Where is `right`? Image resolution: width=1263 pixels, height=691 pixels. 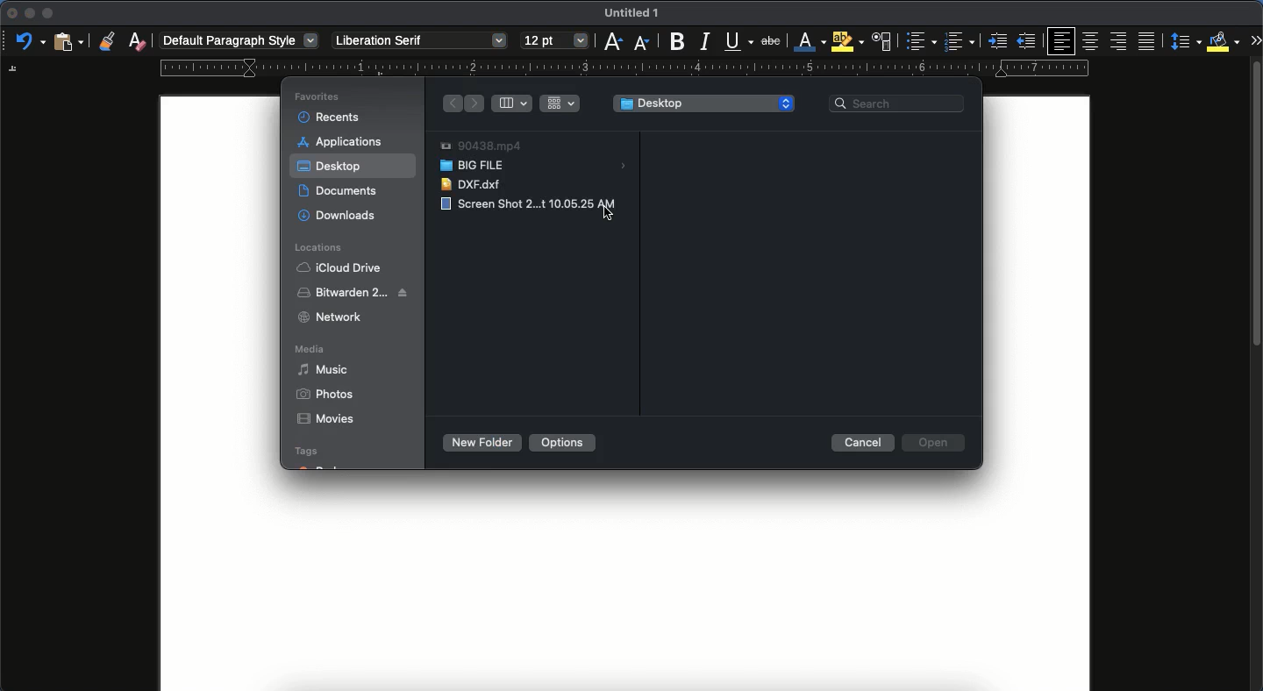
right is located at coordinates (452, 103).